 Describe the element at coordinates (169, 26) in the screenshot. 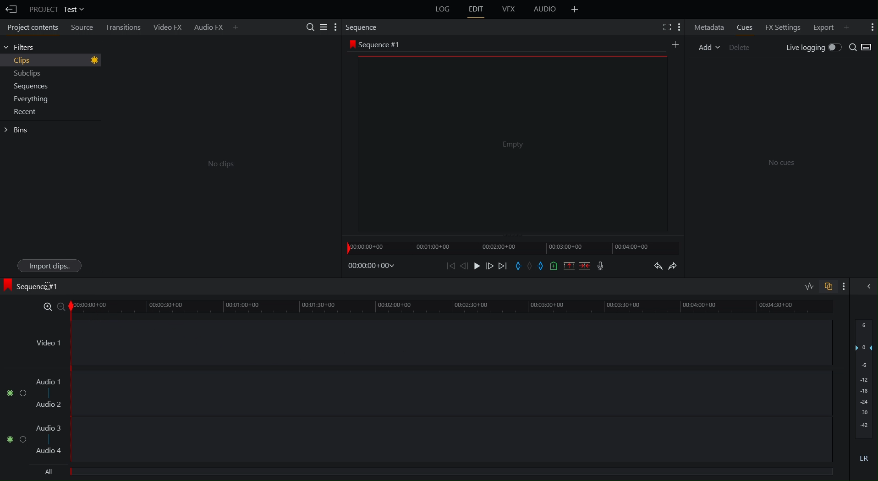

I see `Video FX` at that location.